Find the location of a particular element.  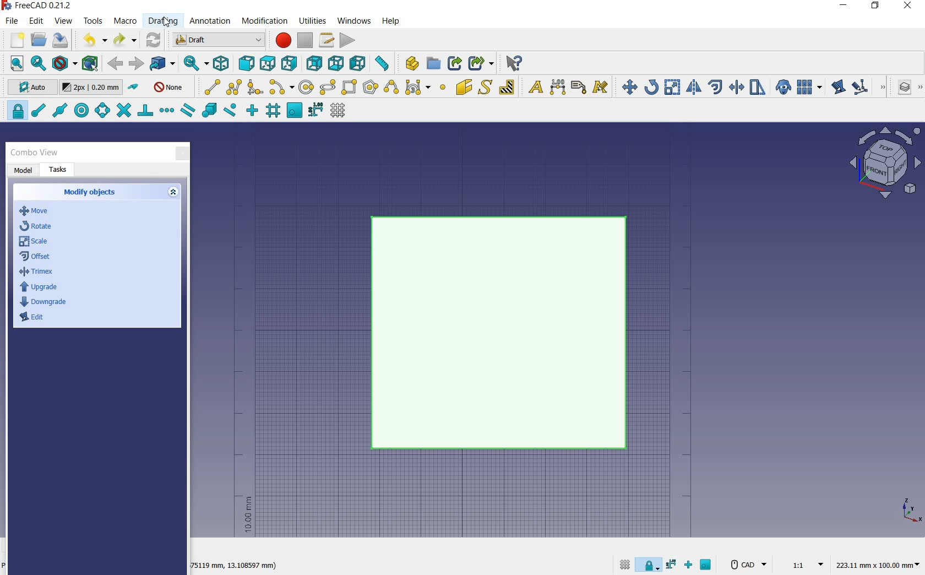

10mm is located at coordinates (247, 515).